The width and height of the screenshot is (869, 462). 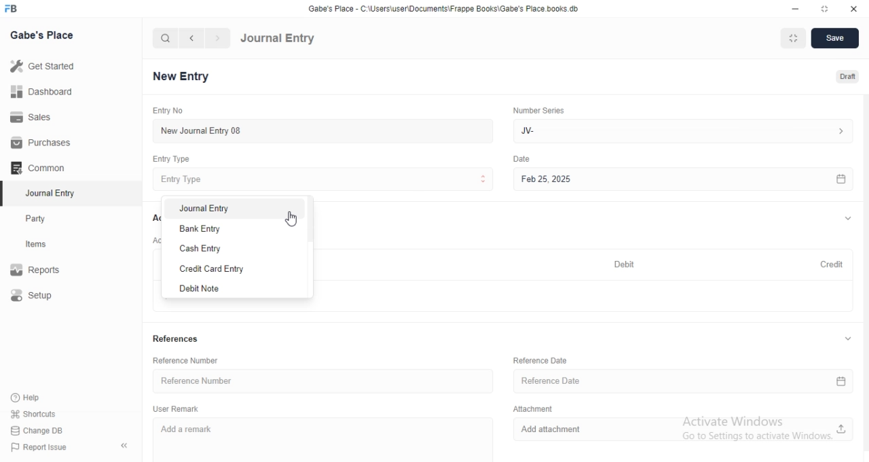 What do you see at coordinates (682, 381) in the screenshot?
I see `Reference Date` at bounding box center [682, 381].